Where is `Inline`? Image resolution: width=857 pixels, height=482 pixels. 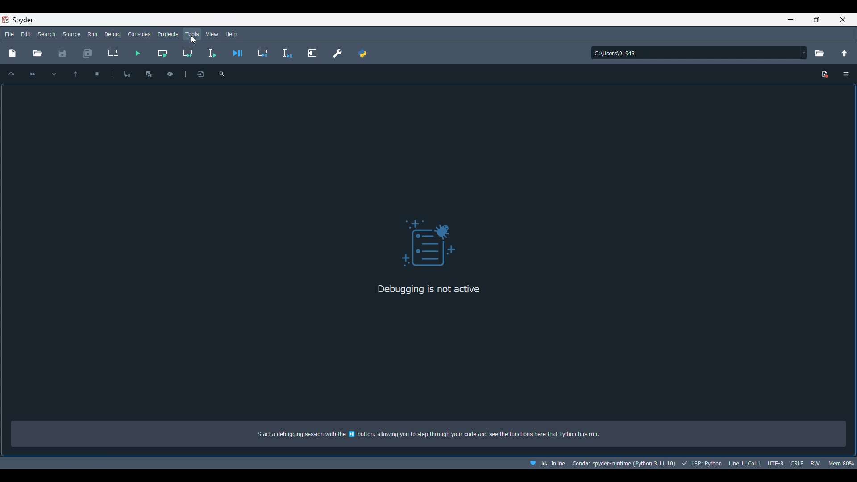 Inline is located at coordinates (544, 463).